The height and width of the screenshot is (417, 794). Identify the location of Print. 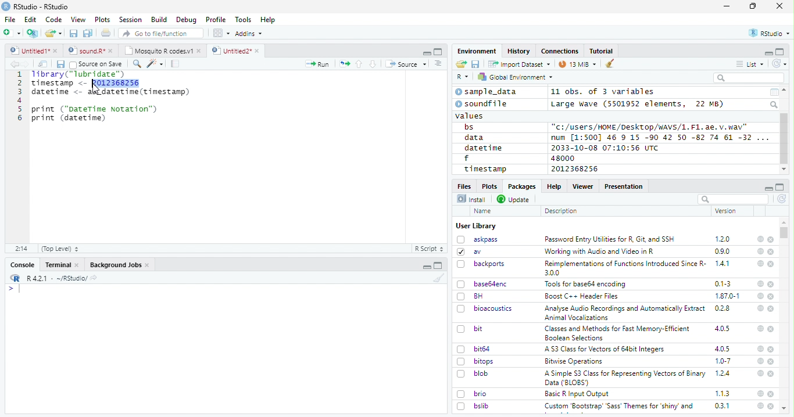
(106, 33).